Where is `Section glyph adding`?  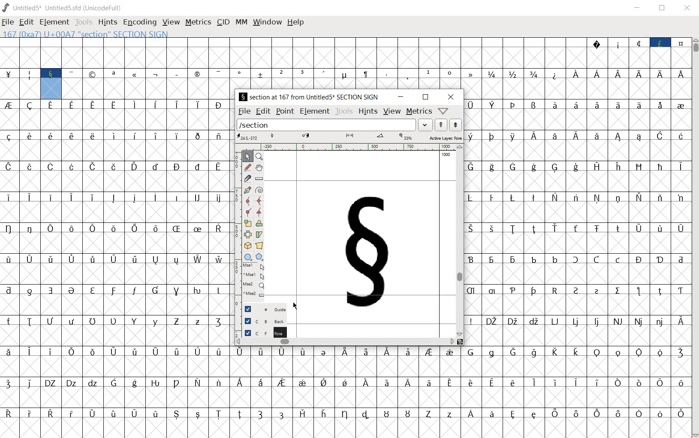
Section glyph adding is located at coordinates (365, 253).